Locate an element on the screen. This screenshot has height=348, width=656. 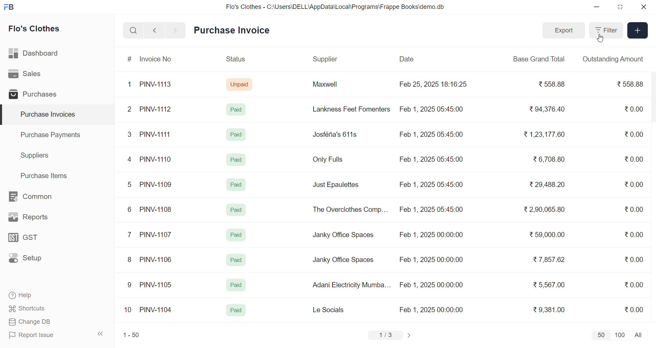
7 is located at coordinates (131, 234).